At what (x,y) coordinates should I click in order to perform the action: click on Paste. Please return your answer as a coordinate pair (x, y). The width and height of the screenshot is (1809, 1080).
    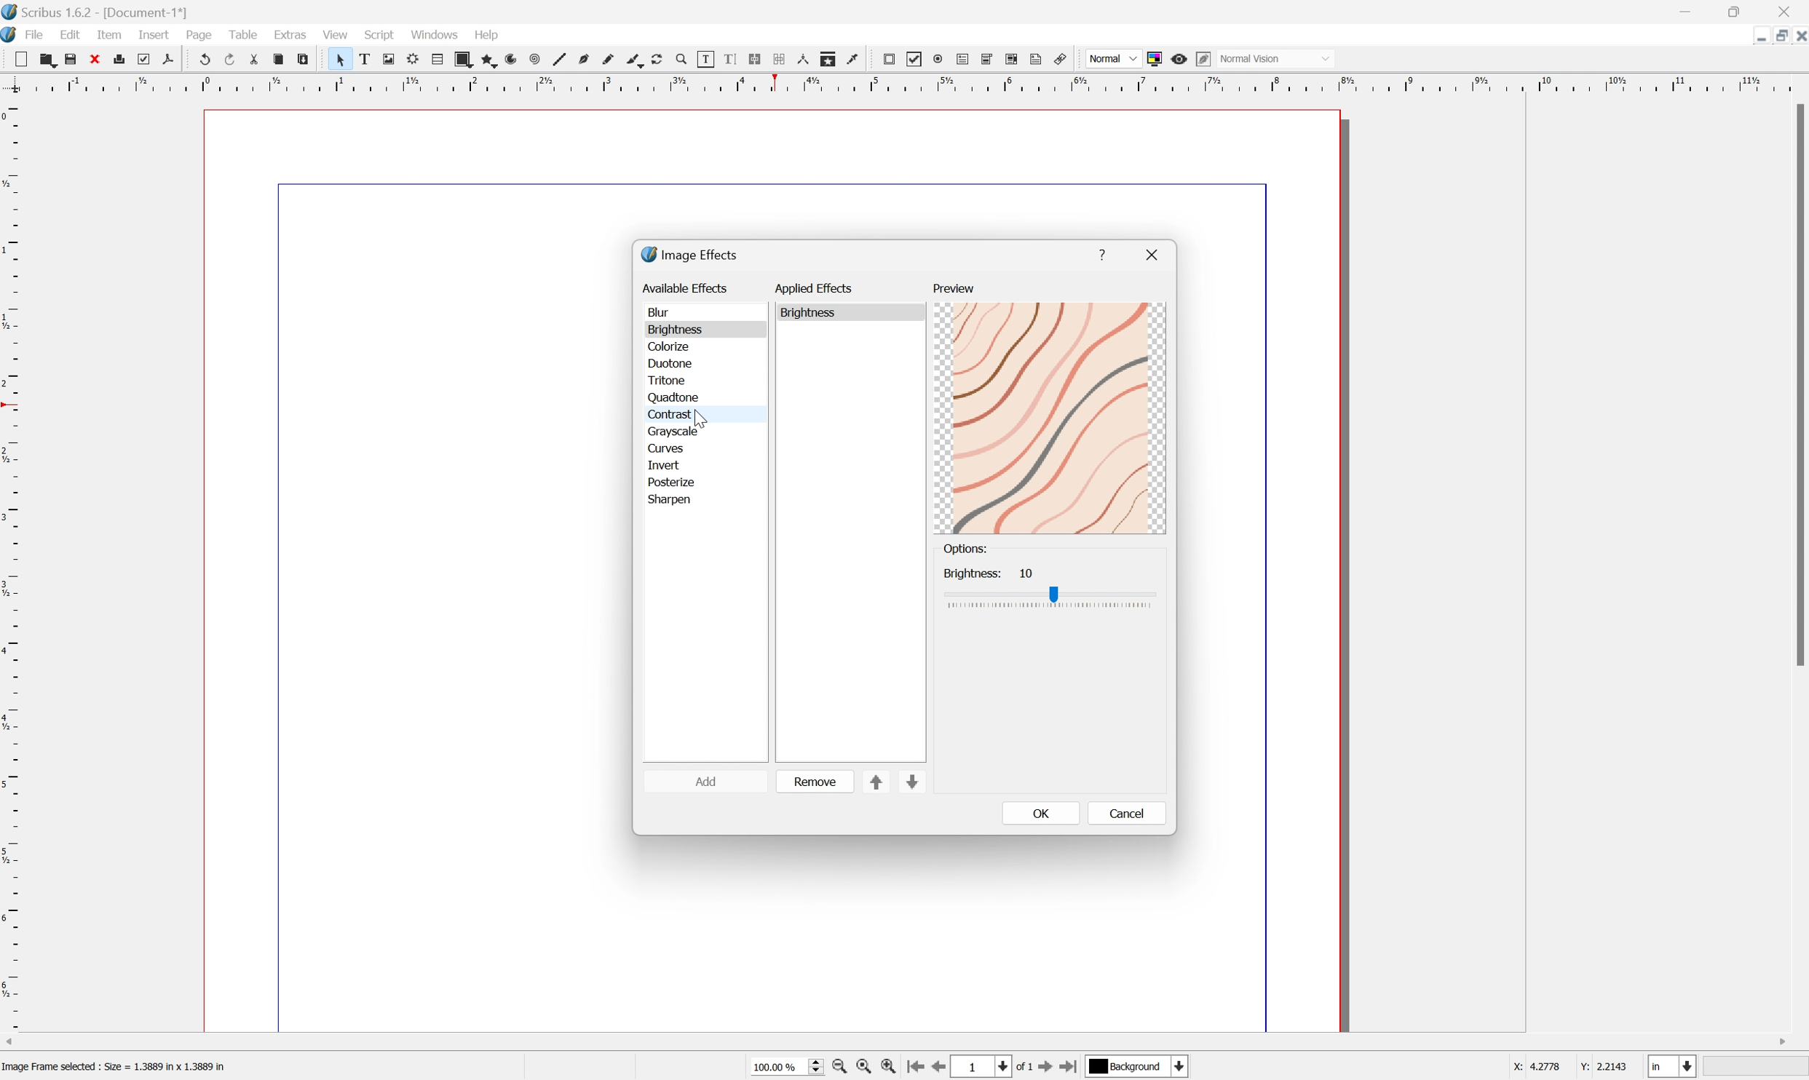
    Looking at the image, I should click on (304, 57).